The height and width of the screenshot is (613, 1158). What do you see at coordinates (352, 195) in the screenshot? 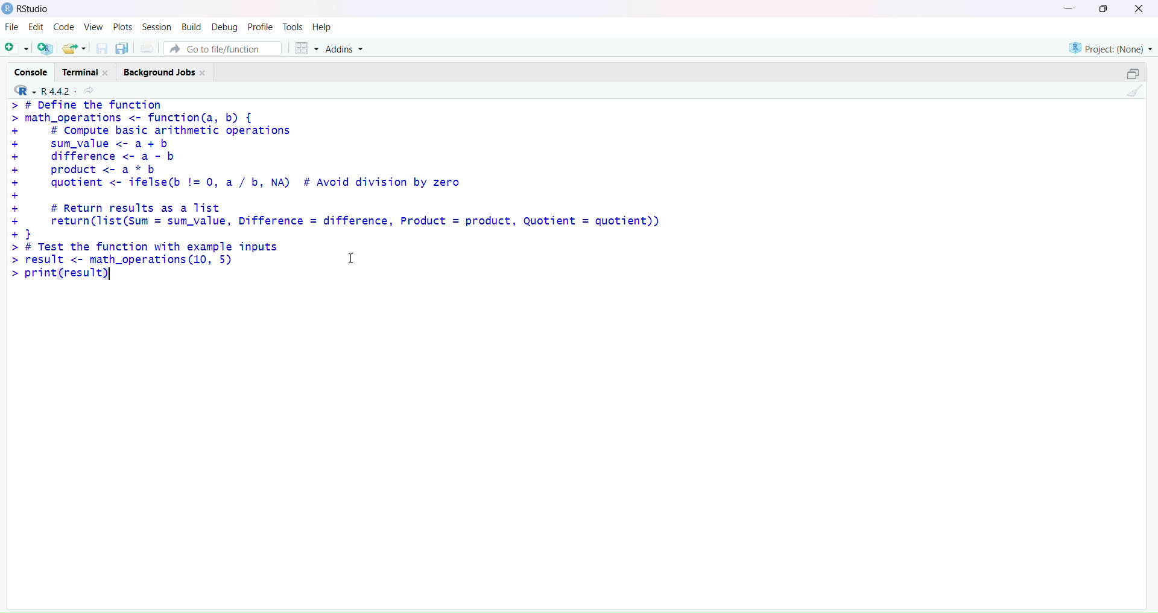
I see `> # DeTine the Tunction

> math_operations <- function(a, b) {

+ # Compute basic arithmetic operations

+ sum_value <- a + b

+ difference <- a - b

+ product <- a * b

+ quotient <- ifelse(b != 0, a / b, NA) # Avoid division by zero
+

+ # Return results as a list

+ return(1ist(Sum = sum_value, Difference = difference, Product = product, Quotient = quotient))
+3

> # Test the function with example inputs

> result <- math_operations (10, 5) I

> print(result)|` at bounding box center [352, 195].